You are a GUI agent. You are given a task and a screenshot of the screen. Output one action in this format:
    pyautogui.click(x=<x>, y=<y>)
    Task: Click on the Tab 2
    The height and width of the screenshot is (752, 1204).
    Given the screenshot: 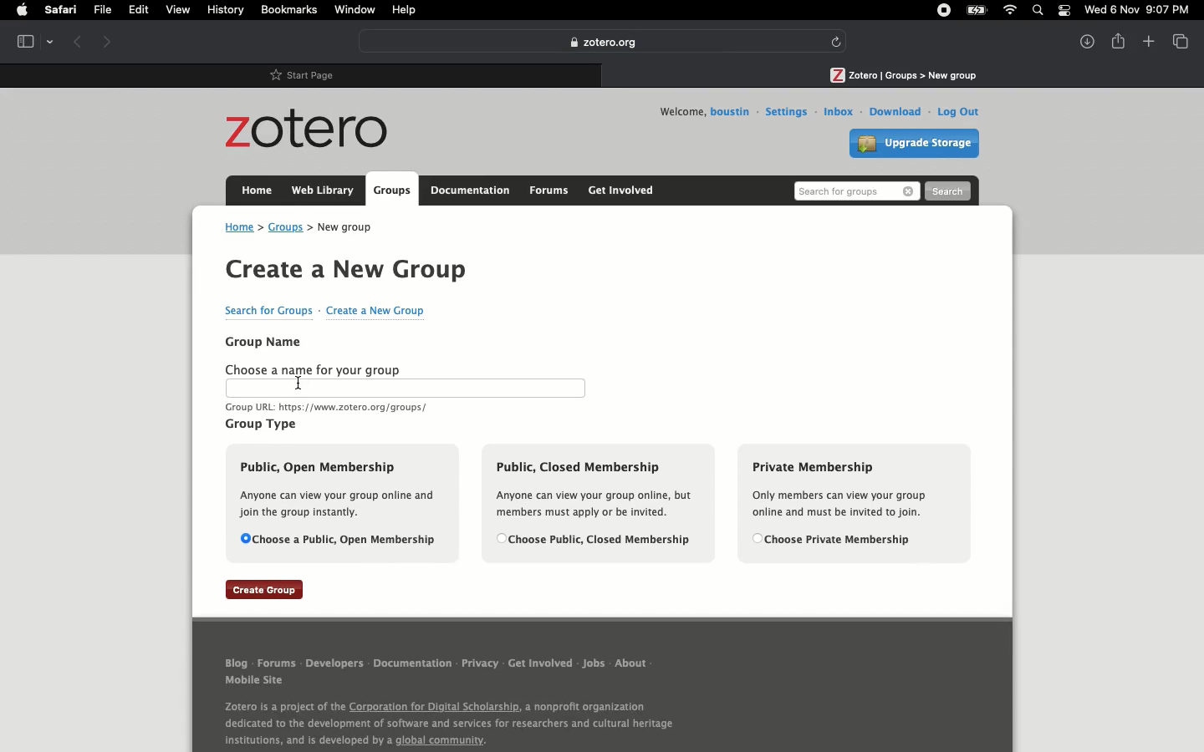 What is the action you would take?
    pyautogui.click(x=901, y=73)
    